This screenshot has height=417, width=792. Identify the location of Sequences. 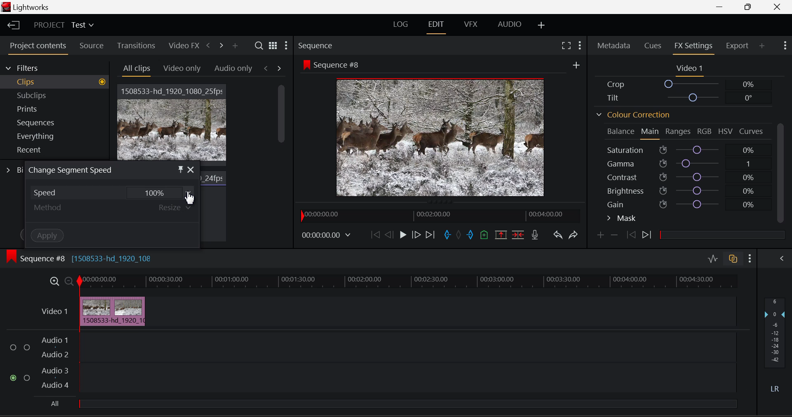
(59, 123).